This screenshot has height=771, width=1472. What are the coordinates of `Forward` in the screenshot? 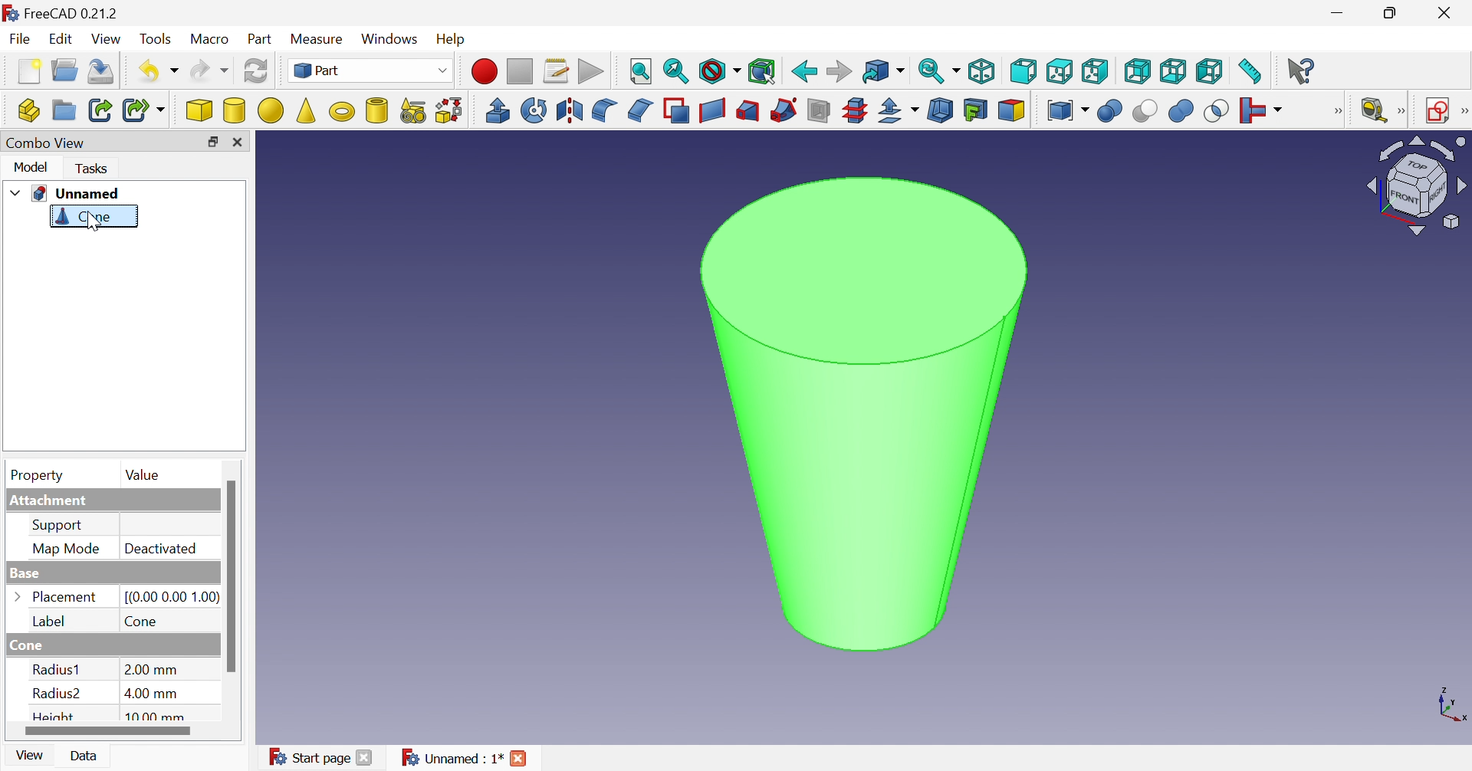 It's located at (840, 69).